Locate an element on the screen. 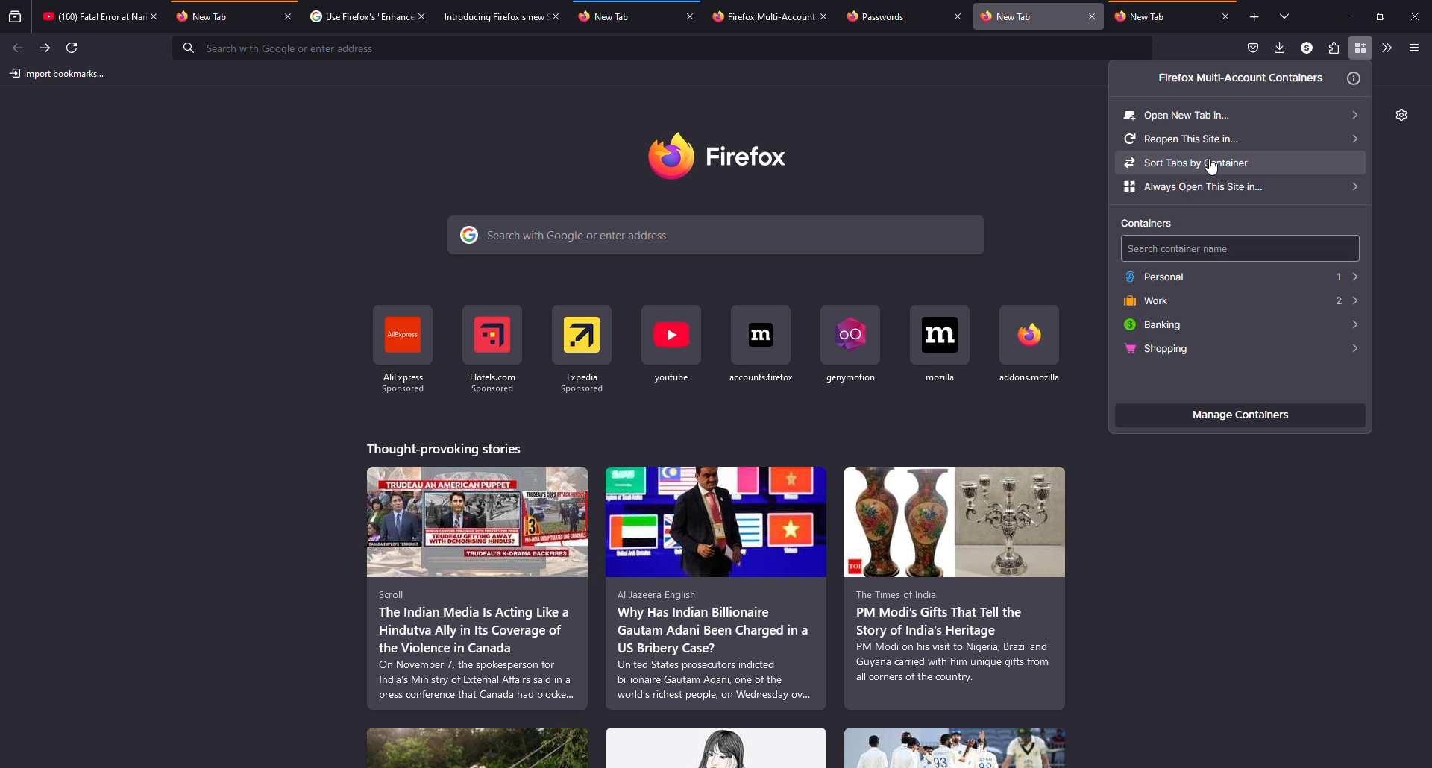  close is located at coordinates (1417, 16).